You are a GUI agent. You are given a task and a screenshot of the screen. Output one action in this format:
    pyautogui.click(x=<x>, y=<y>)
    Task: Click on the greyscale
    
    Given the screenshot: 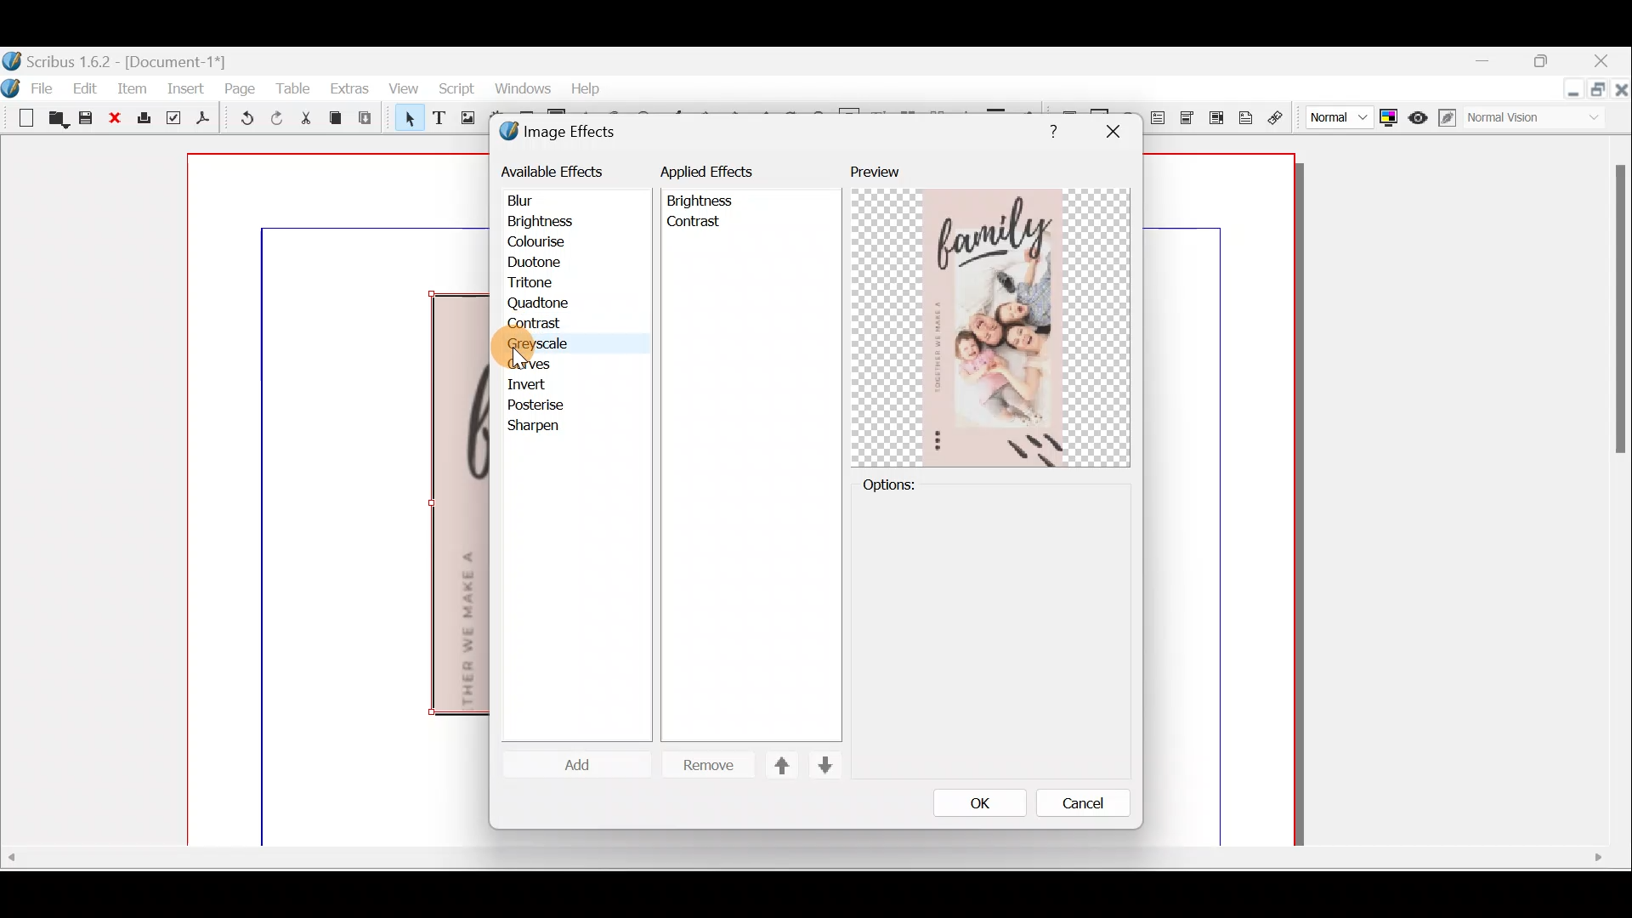 What is the action you would take?
    pyautogui.click(x=543, y=344)
    